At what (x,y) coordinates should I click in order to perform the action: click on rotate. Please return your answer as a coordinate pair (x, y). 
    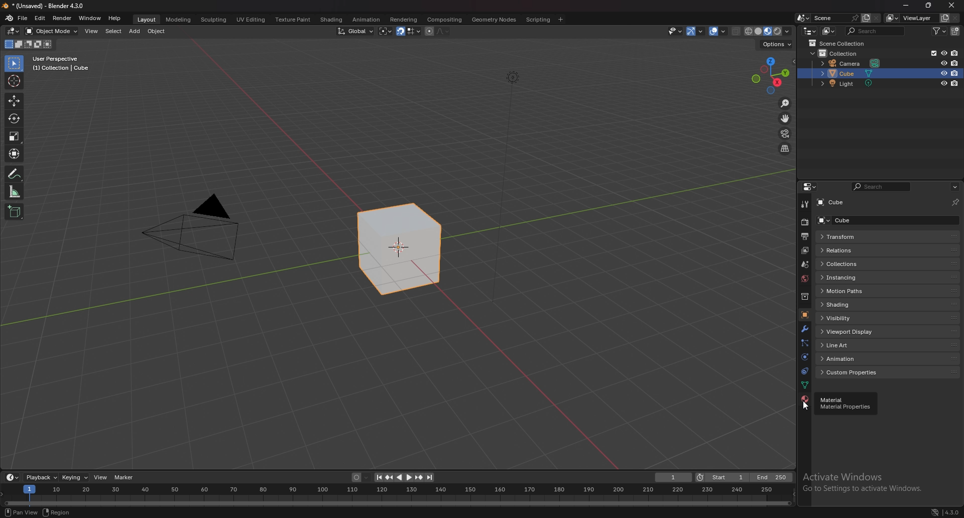
    Looking at the image, I should click on (14, 119).